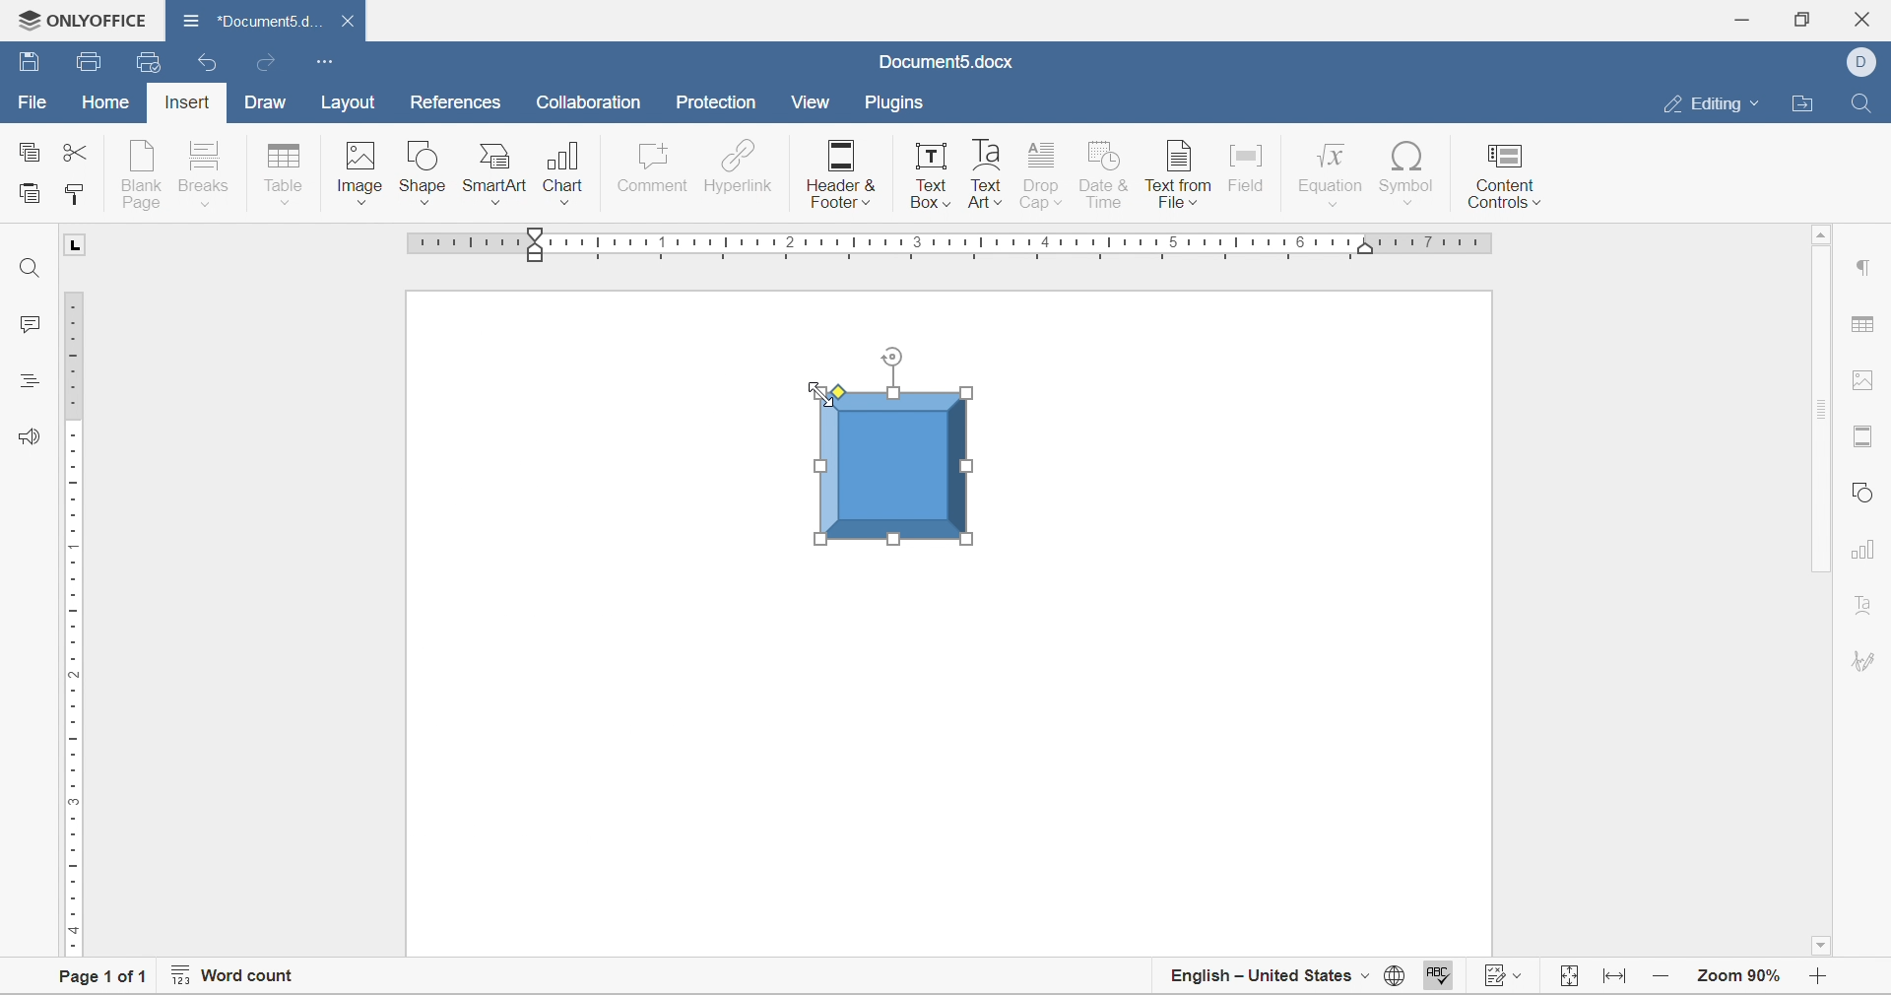  What do you see at coordinates (1867, 550) in the screenshot?
I see `chart settings` at bounding box center [1867, 550].